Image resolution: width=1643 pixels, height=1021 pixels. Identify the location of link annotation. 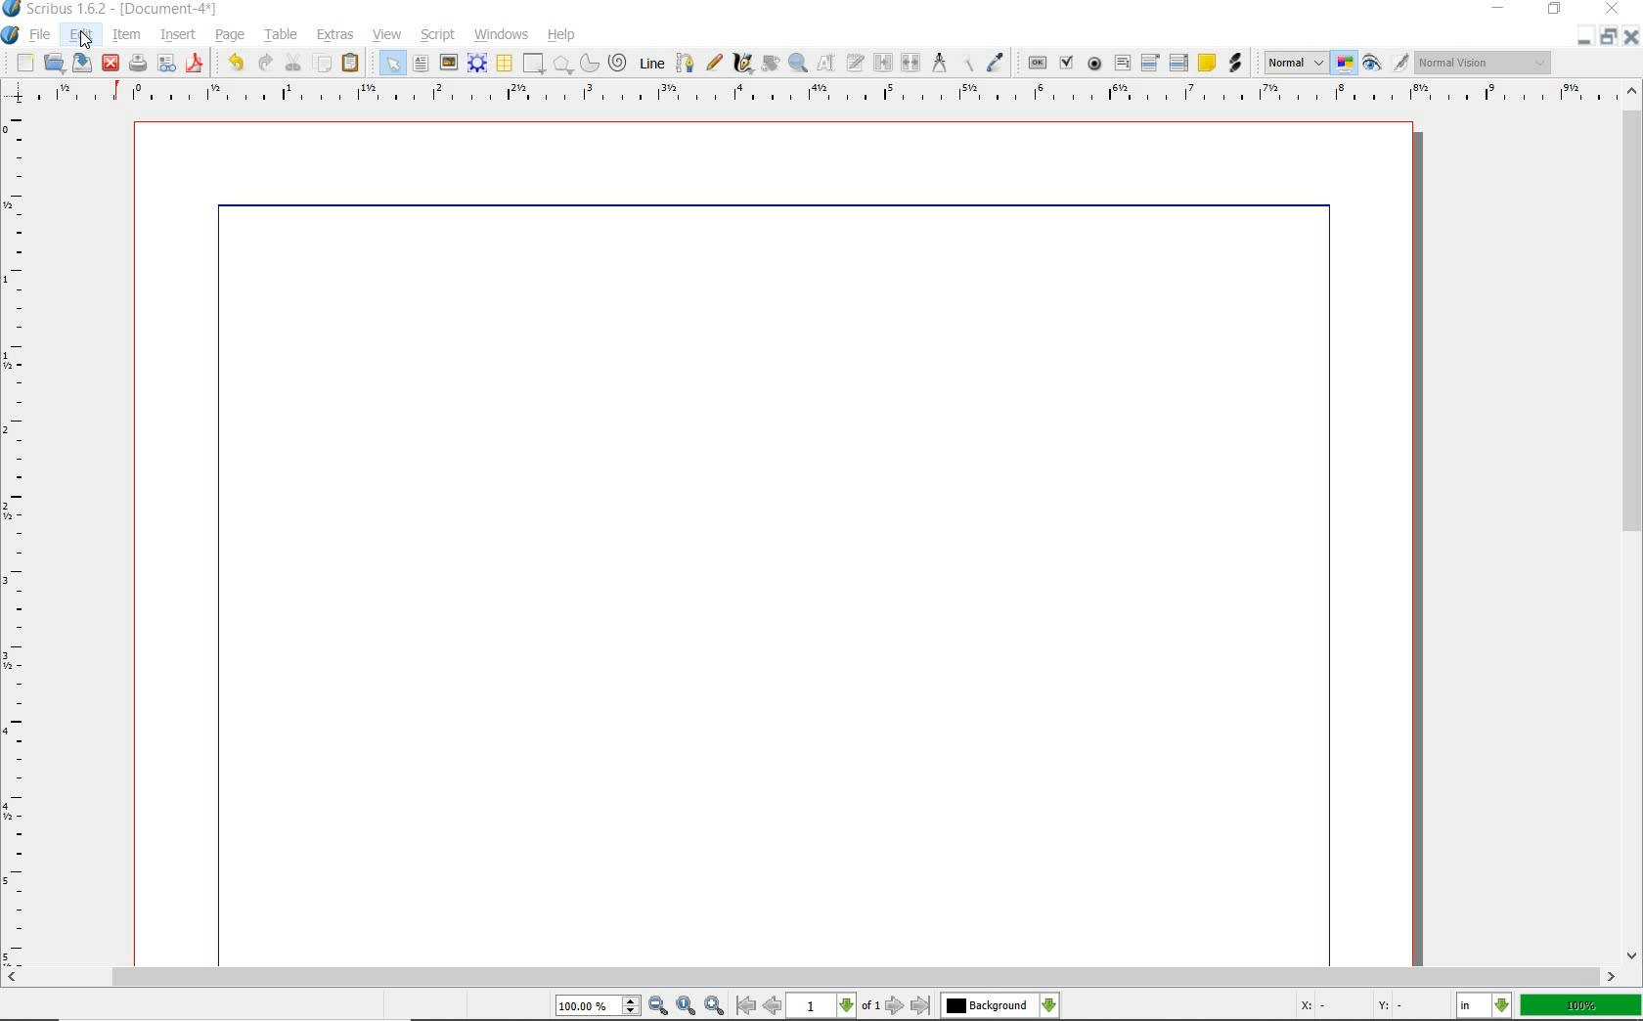
(1235, 62).